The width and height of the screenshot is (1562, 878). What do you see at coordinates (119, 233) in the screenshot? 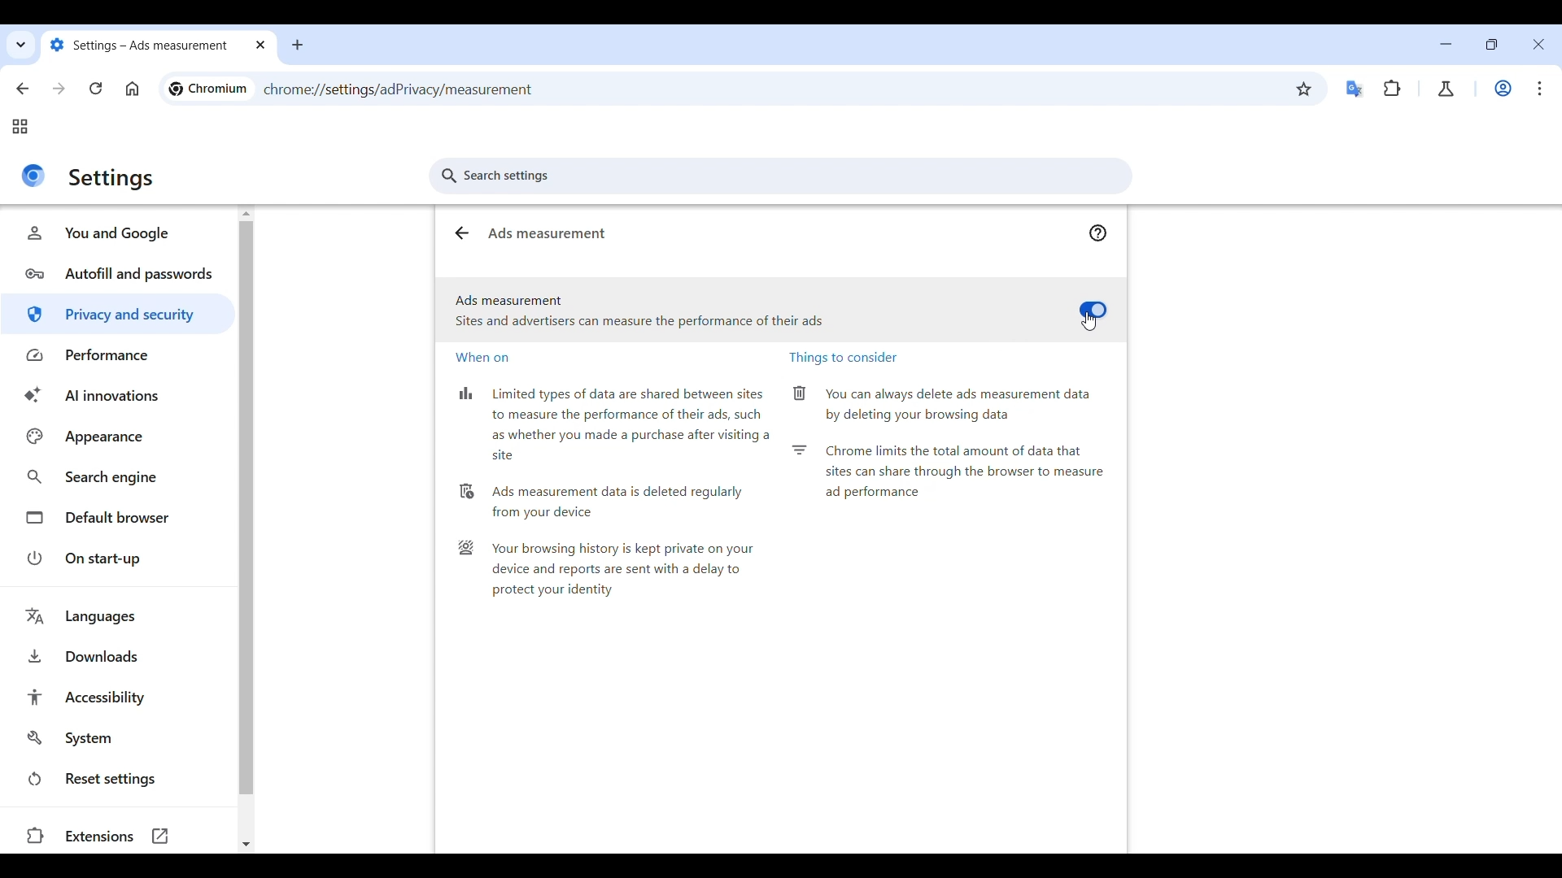
I see `You and Google` at bounding box center [119, 233].